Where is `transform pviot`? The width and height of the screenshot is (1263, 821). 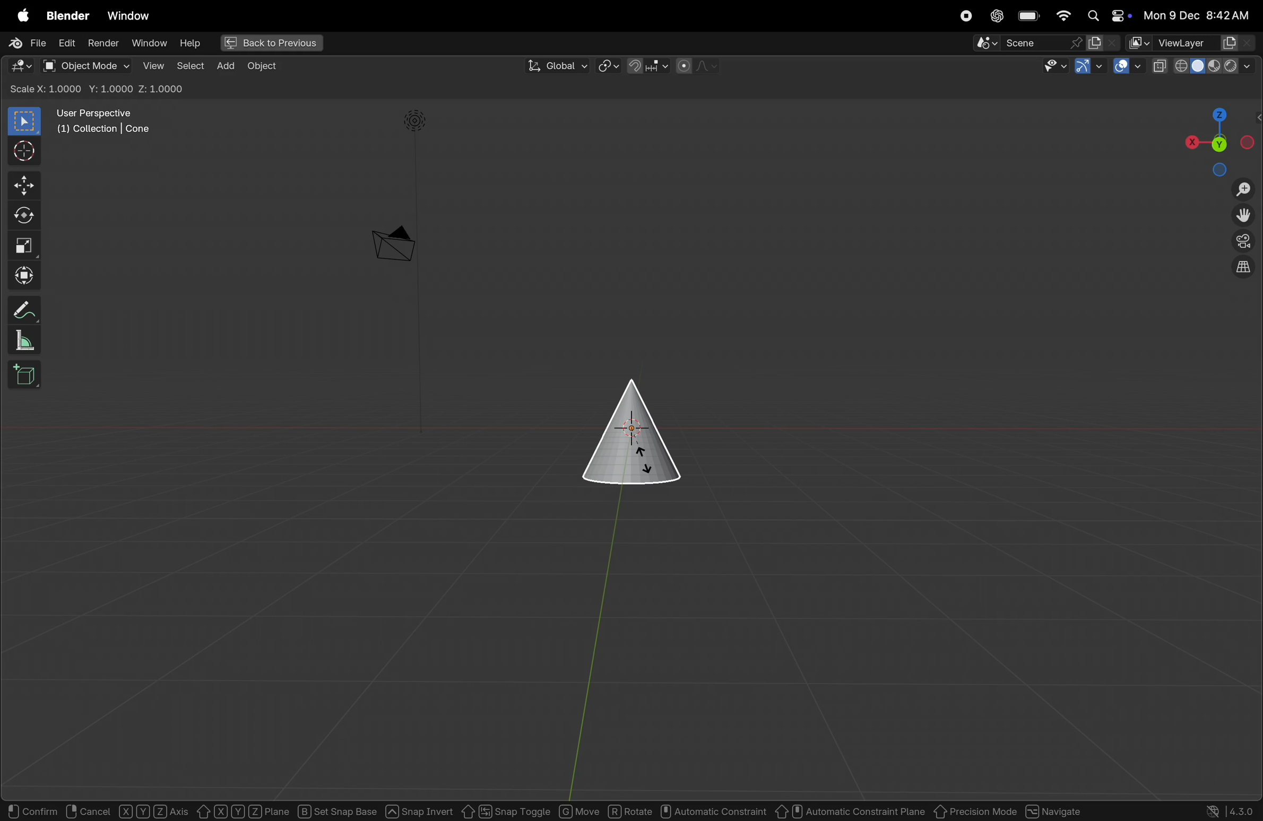
transform pviot is located at coordinates (608, 66).